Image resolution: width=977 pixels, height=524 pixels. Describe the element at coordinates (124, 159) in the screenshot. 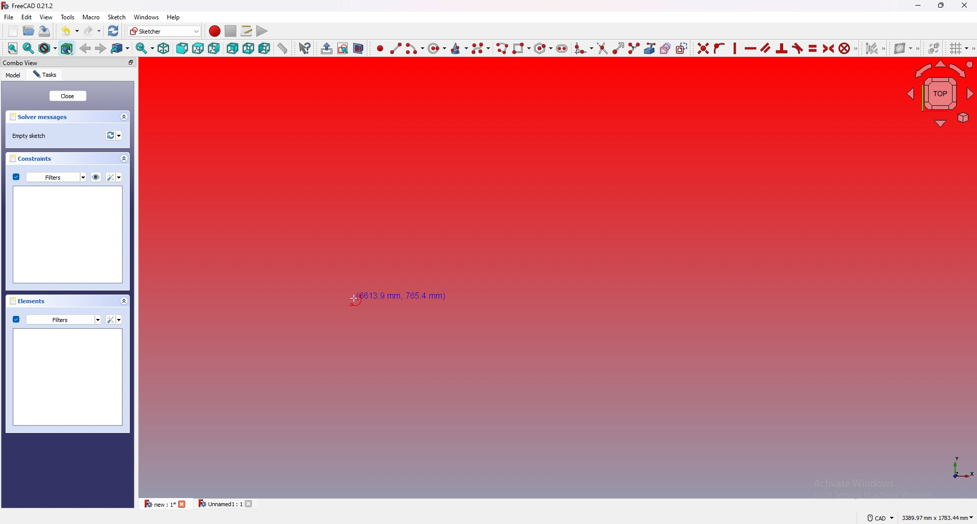

I see `collapse` at that location.